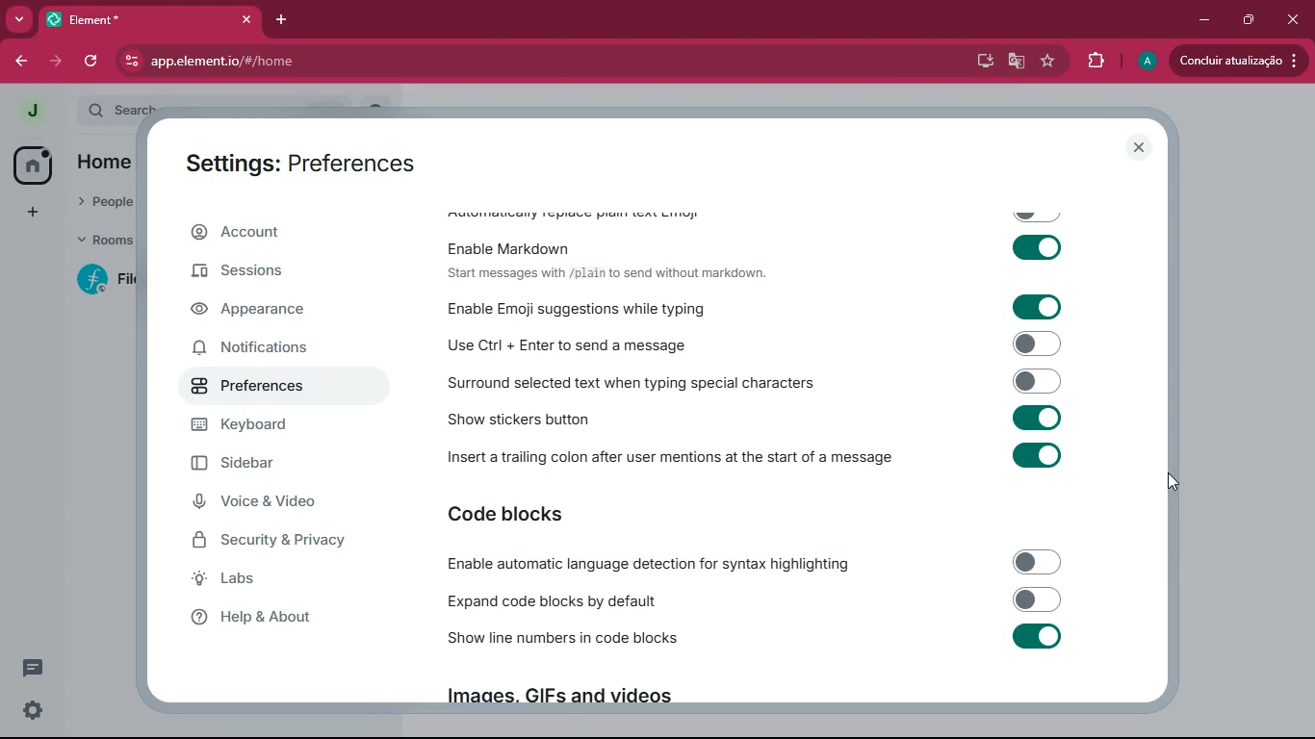 This screenshot has width=1315, height=739. I want to click on Enable automatic language detection for syntax highlighting, so click(756, 564).